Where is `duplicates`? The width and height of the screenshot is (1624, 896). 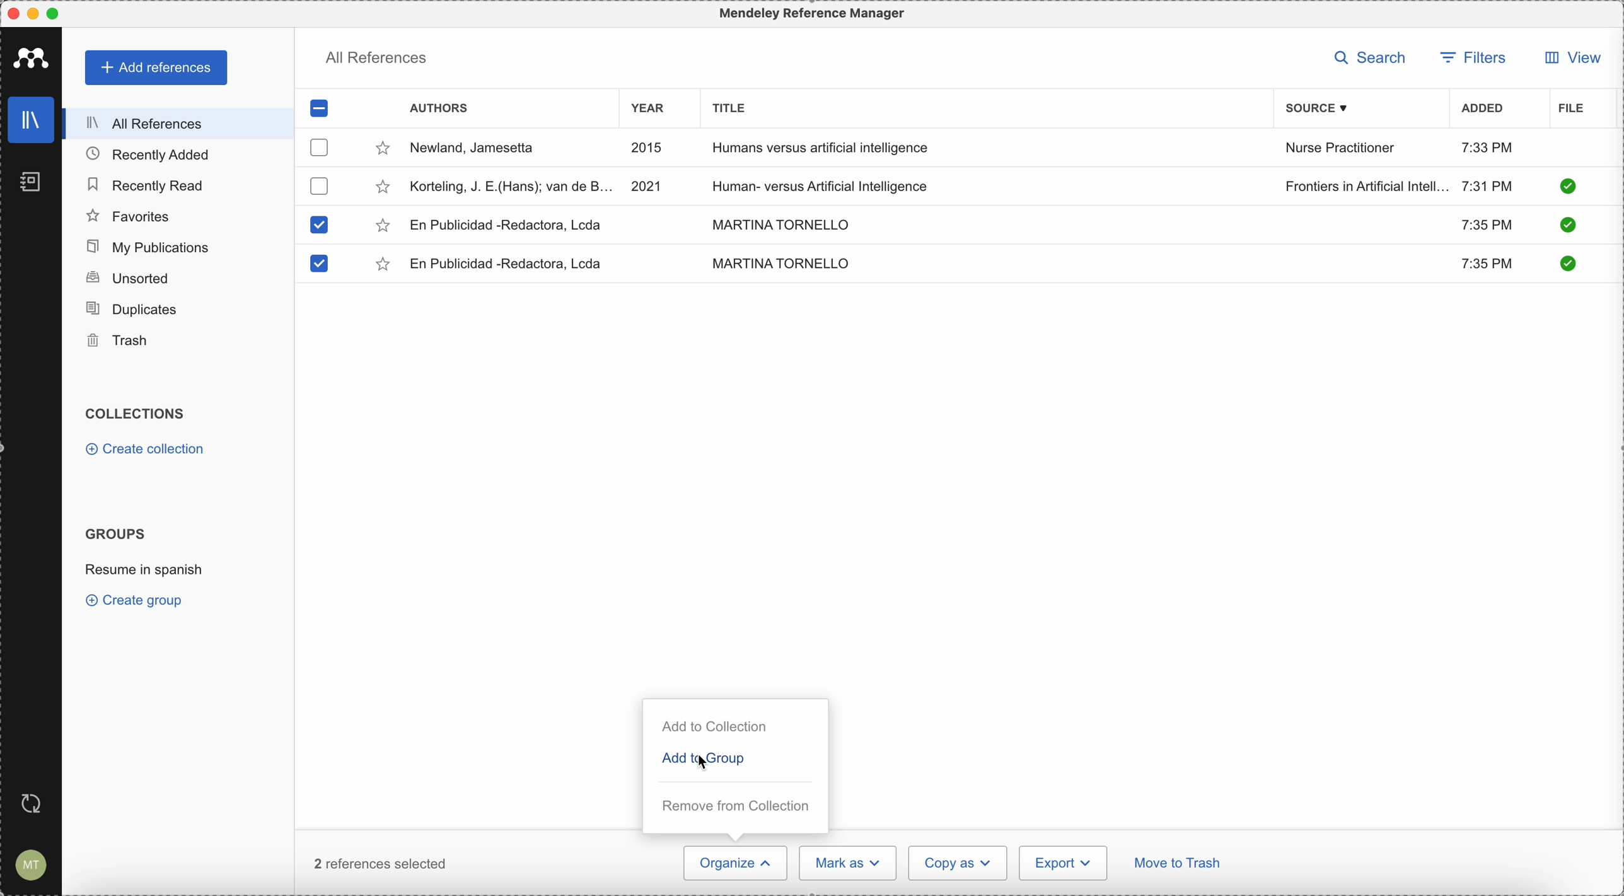 duplicates is located at coordinates (131, 310).